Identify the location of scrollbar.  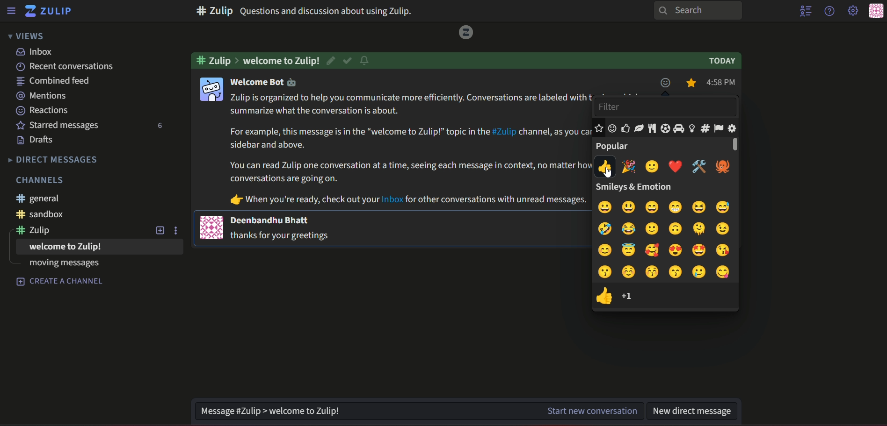
(732, 144).